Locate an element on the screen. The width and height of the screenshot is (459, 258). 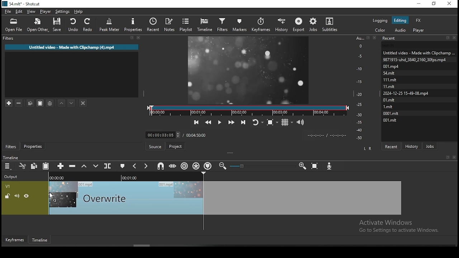
mouse pointer is located at coordinates (52, 195).